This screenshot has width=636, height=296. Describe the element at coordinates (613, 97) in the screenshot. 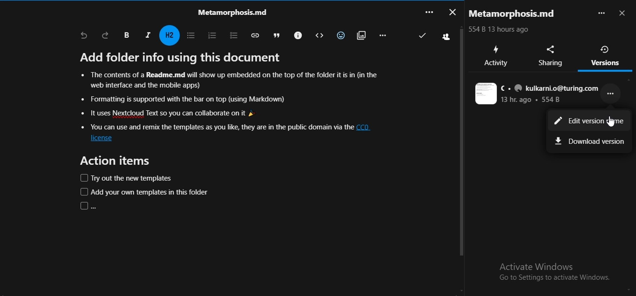

I see `more options` at that location.